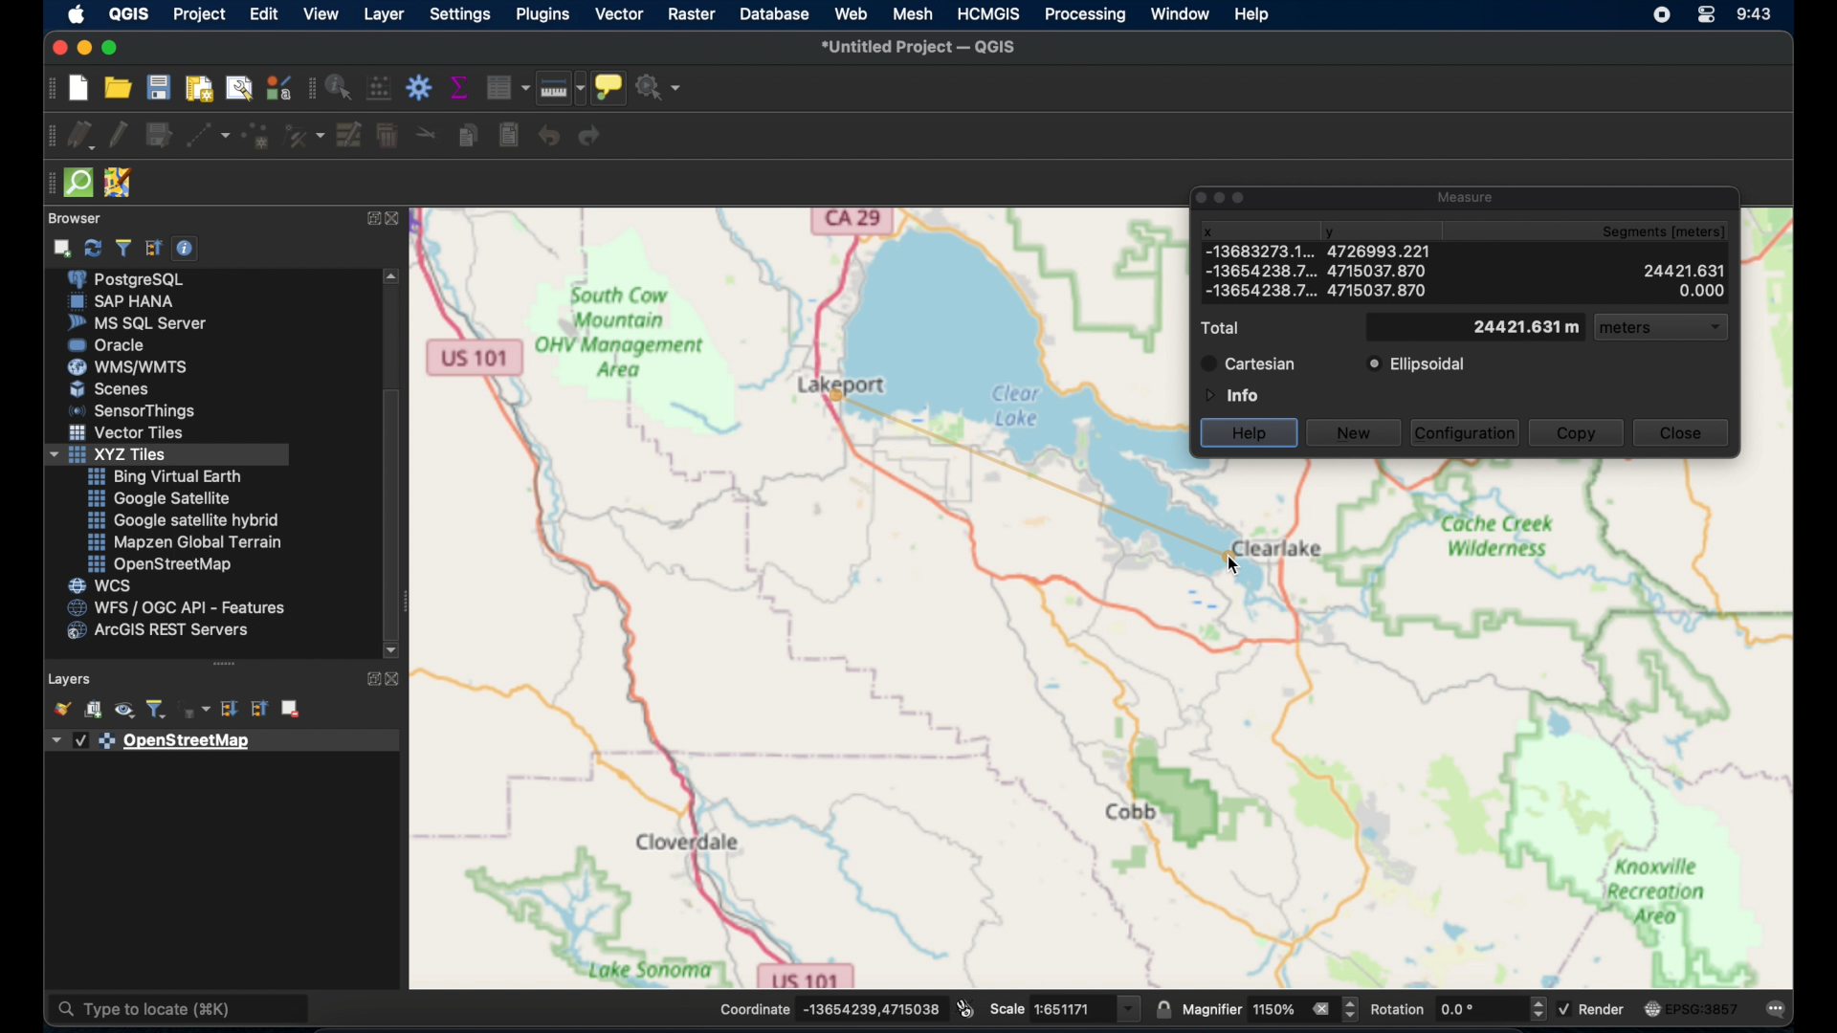 The height and width of the screenshot is (1033, 1837). What do you see at coordinates (1692, 1007) in the screenshot?
I see `EPSG:3857` at bounding box center [1692, 1007].